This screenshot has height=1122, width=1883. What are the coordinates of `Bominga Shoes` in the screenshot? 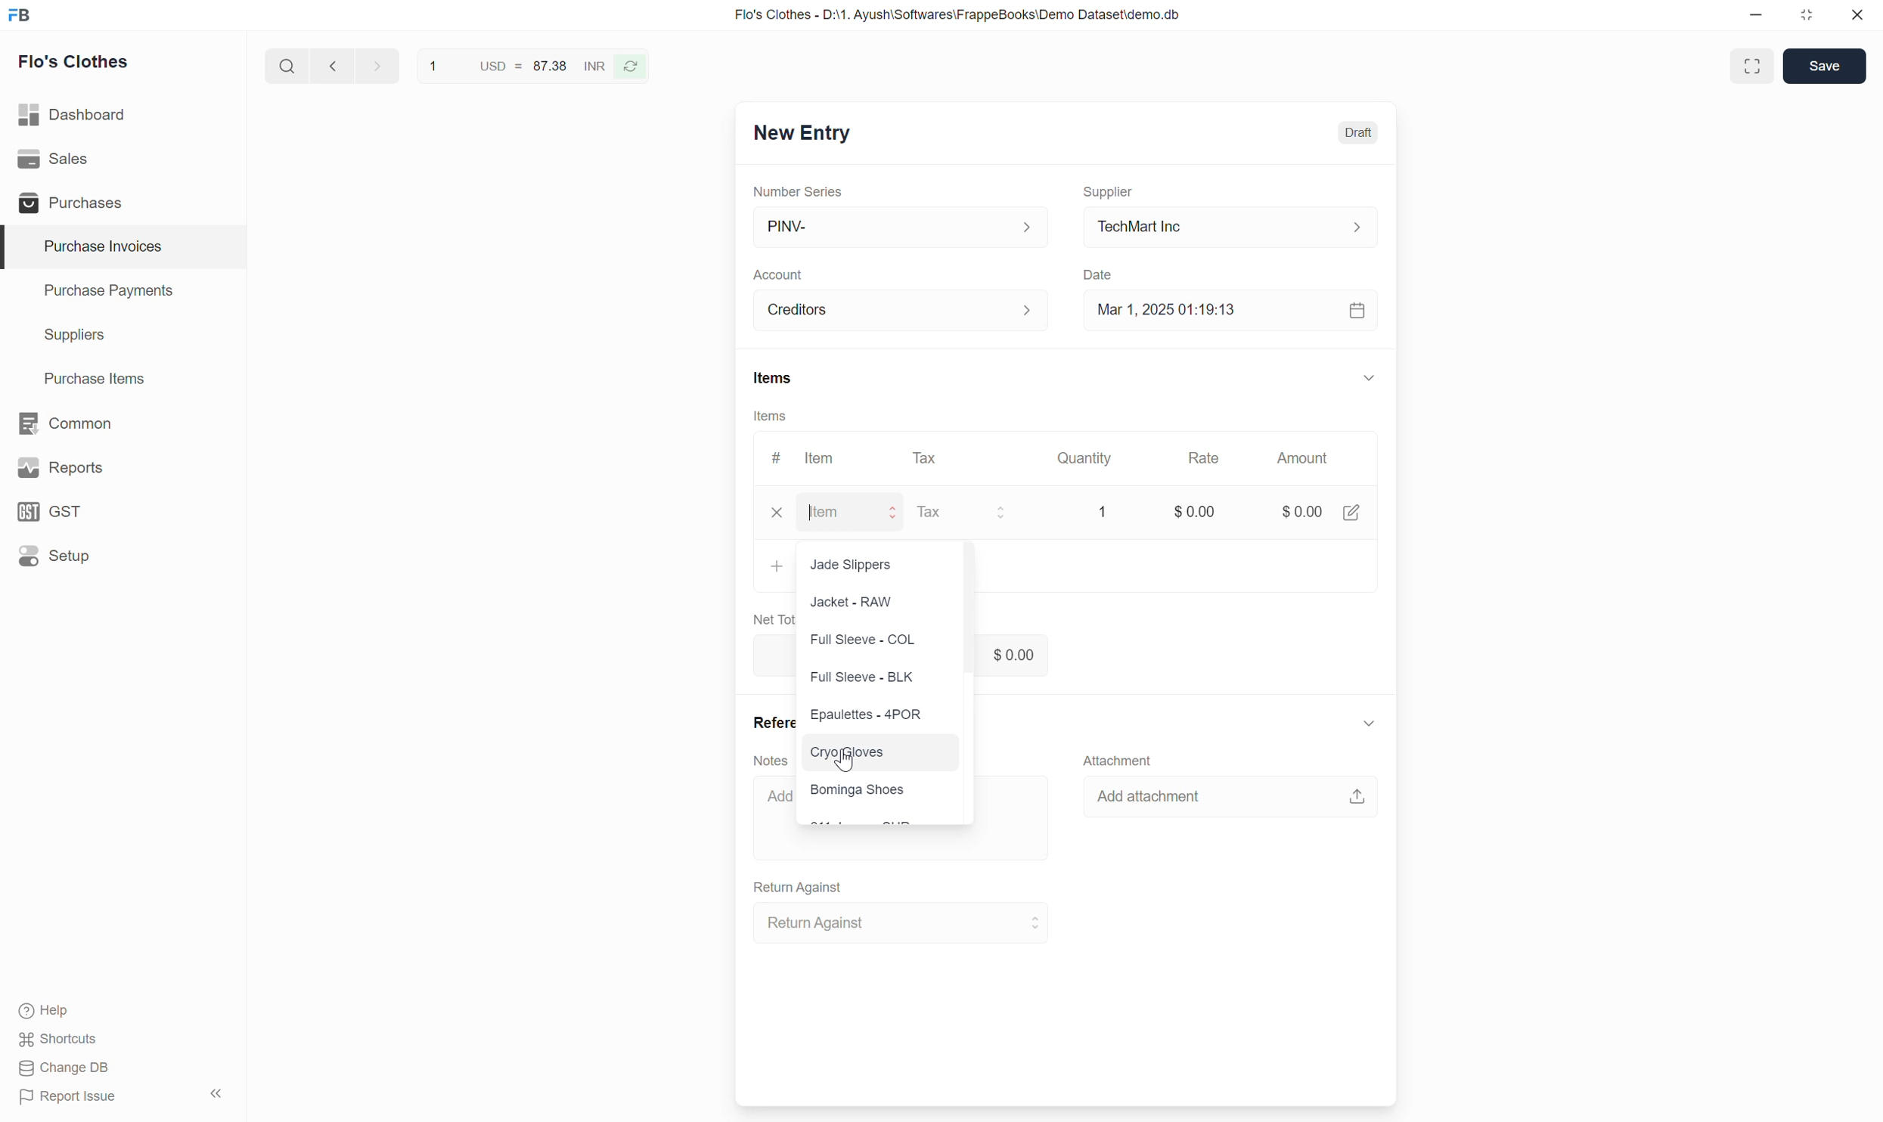 It's located at (858, 789).